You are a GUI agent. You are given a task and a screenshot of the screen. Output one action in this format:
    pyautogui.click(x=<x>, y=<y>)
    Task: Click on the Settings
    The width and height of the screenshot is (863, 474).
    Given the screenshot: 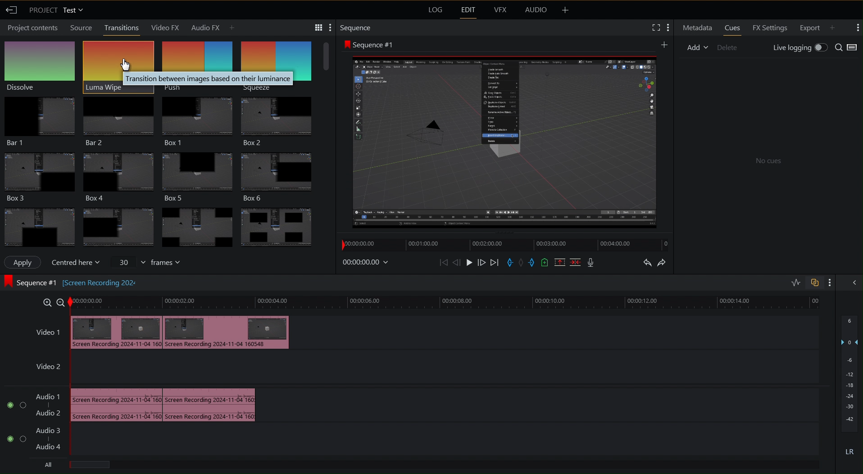 What is the action you would take?
    pyautogui.click(x=315, y=27)
    